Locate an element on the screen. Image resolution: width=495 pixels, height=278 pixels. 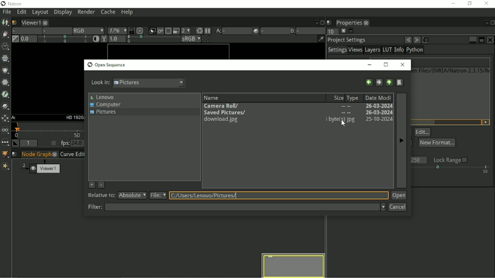
Cache is located at coordinates (107, 12).